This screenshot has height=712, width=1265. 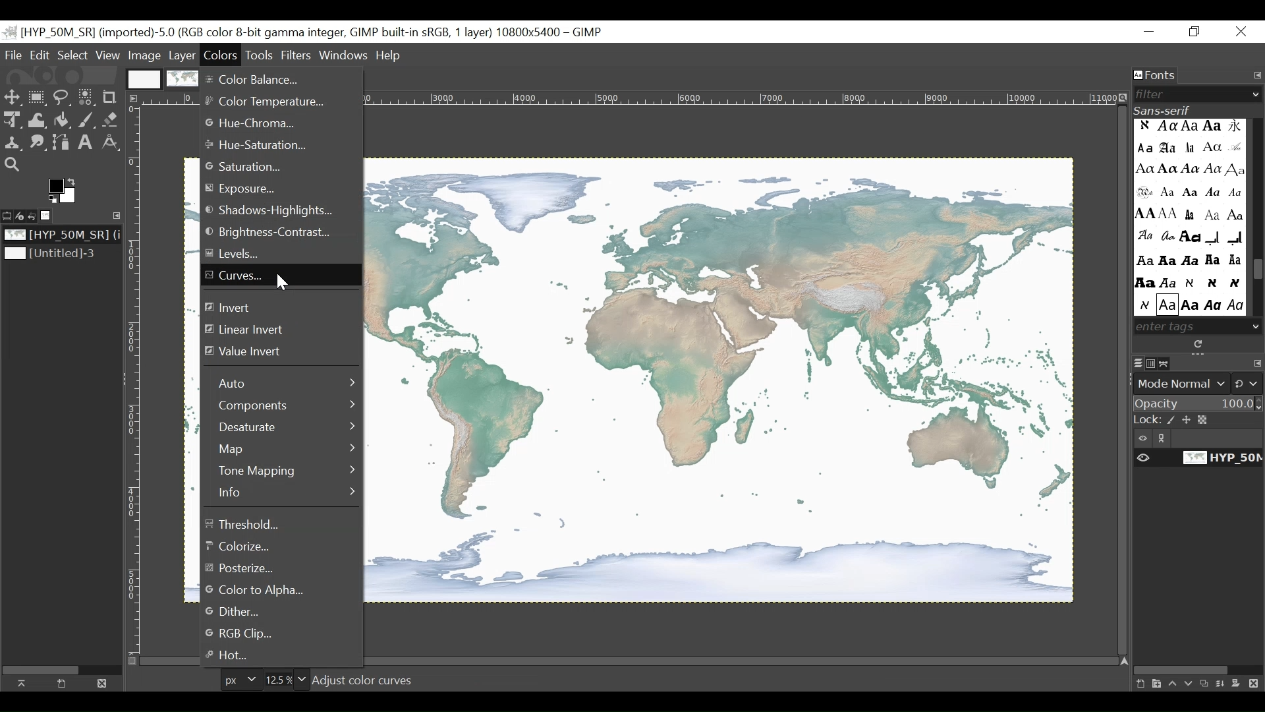 I want to click on Unified Transform tool, so click(x=11, y=119).